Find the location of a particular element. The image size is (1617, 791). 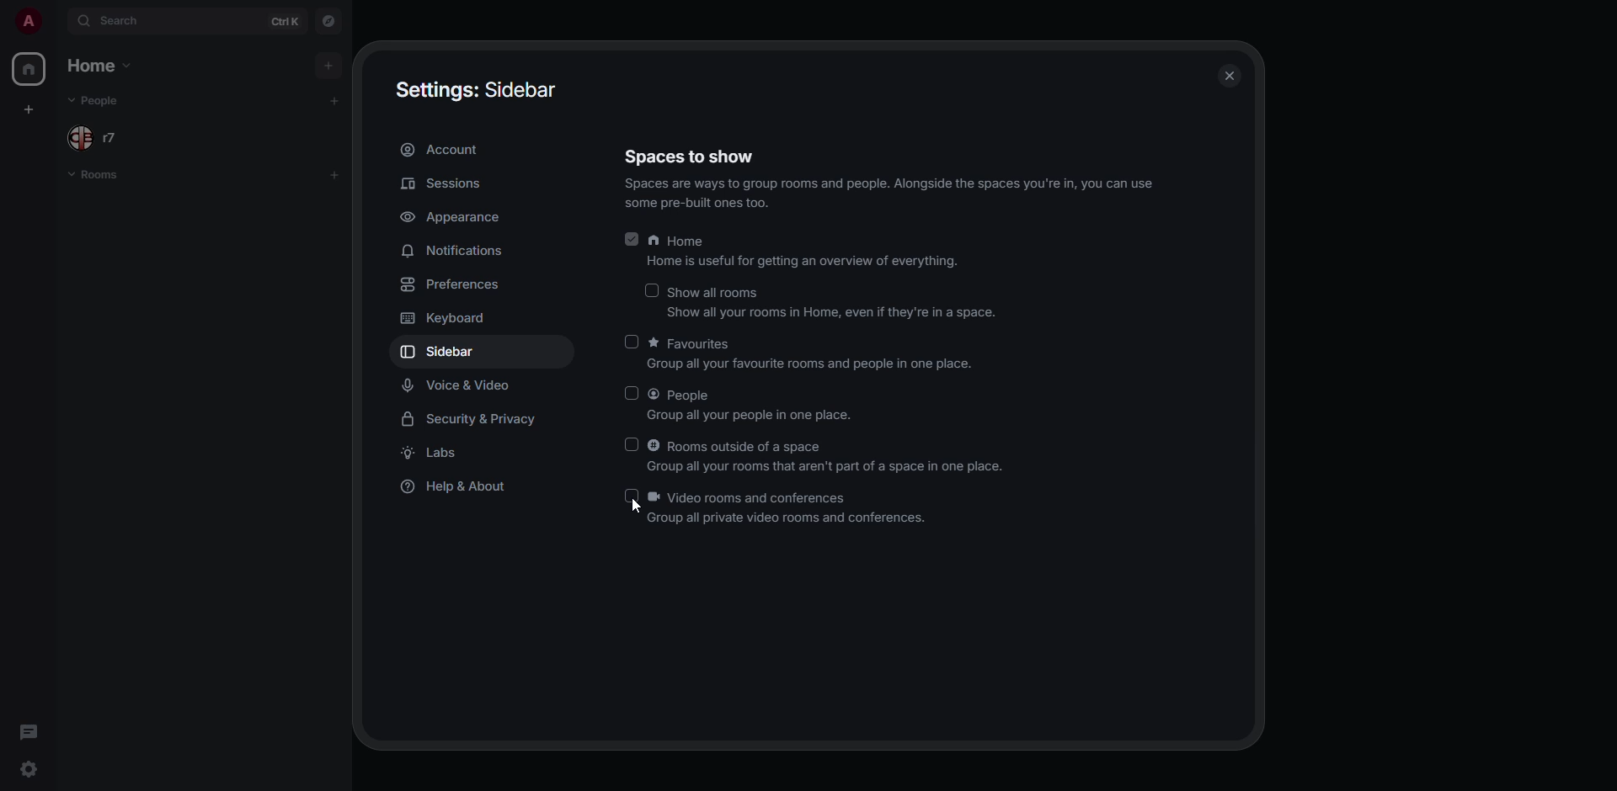

Spaces are ways to group rooms and people. Alongside the spaces you're in, you can use
some pre-built ones too. is located at coordinates (889, 192).